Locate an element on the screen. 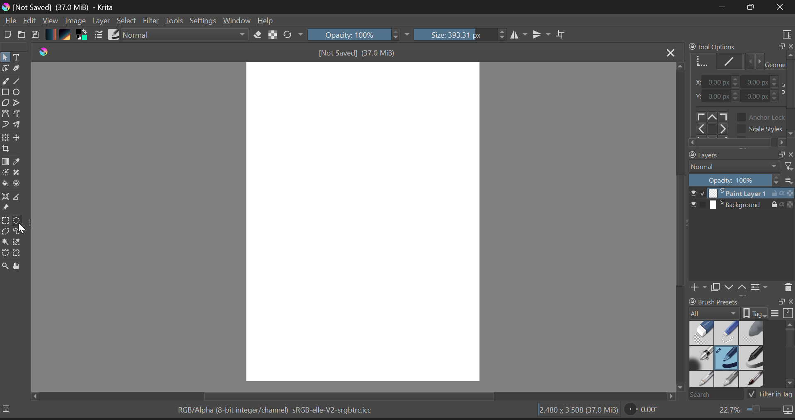 This screenshot has width=795, height=420. Pattern is located at coordinates (67, 35).